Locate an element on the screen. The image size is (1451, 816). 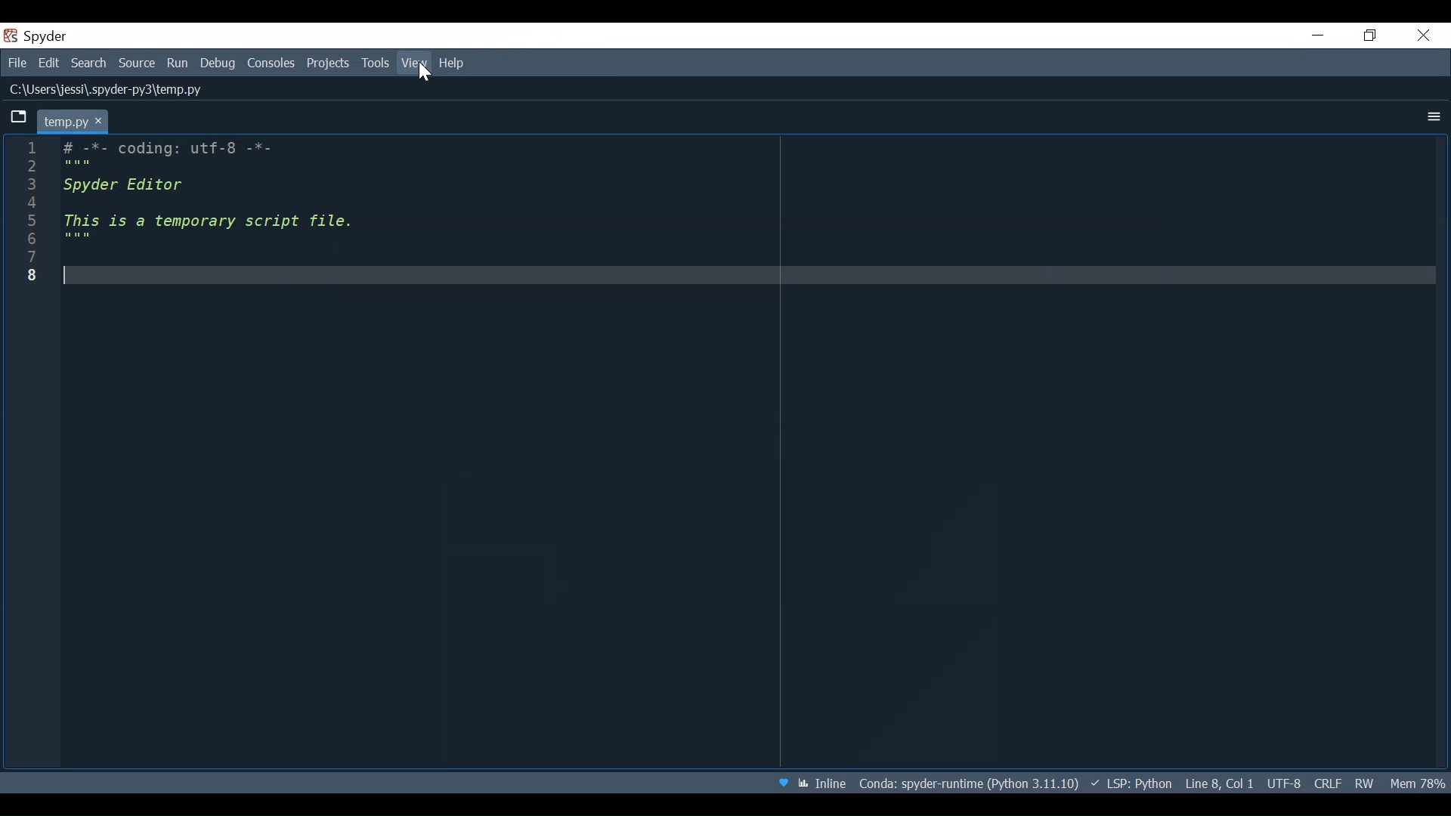
Search is located at coordinates (89, 64).